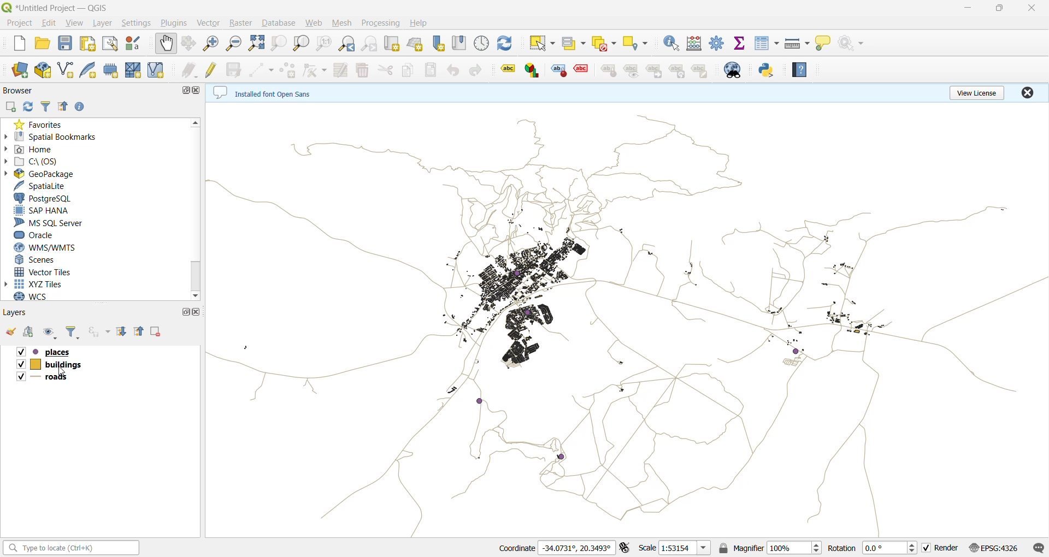 The height and width of the screenshot is (557, 1049). What do you see at coordinates (40, 235) in the screenshot?
I see `oracle` at bounding box center [40, 235].